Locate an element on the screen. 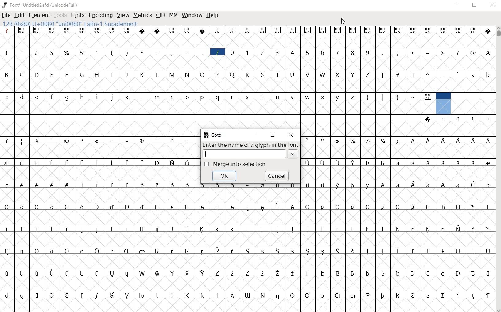 This screenshot has width=501, height=312. cid is located at coordinates (160, 15).